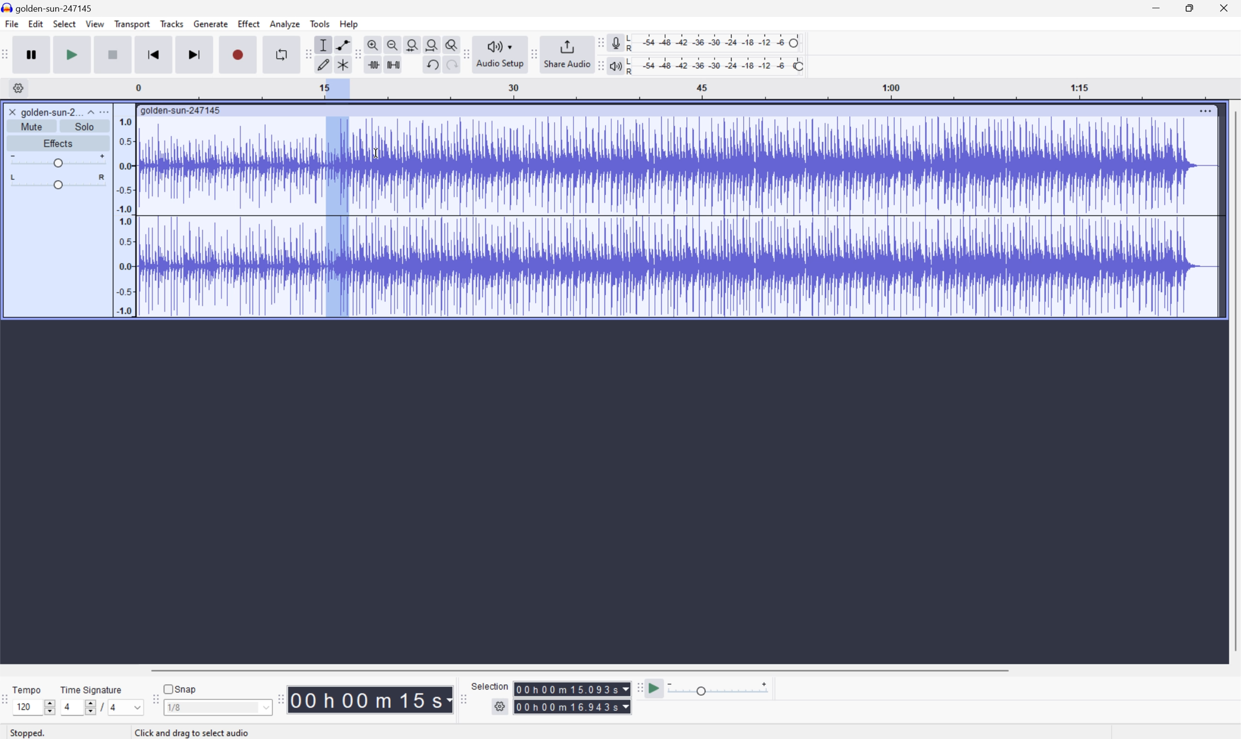  What do you see at coordinates (1233, 382) in the screenshot?
I see `Scroll Bar` at bounding box center [1233, 382].